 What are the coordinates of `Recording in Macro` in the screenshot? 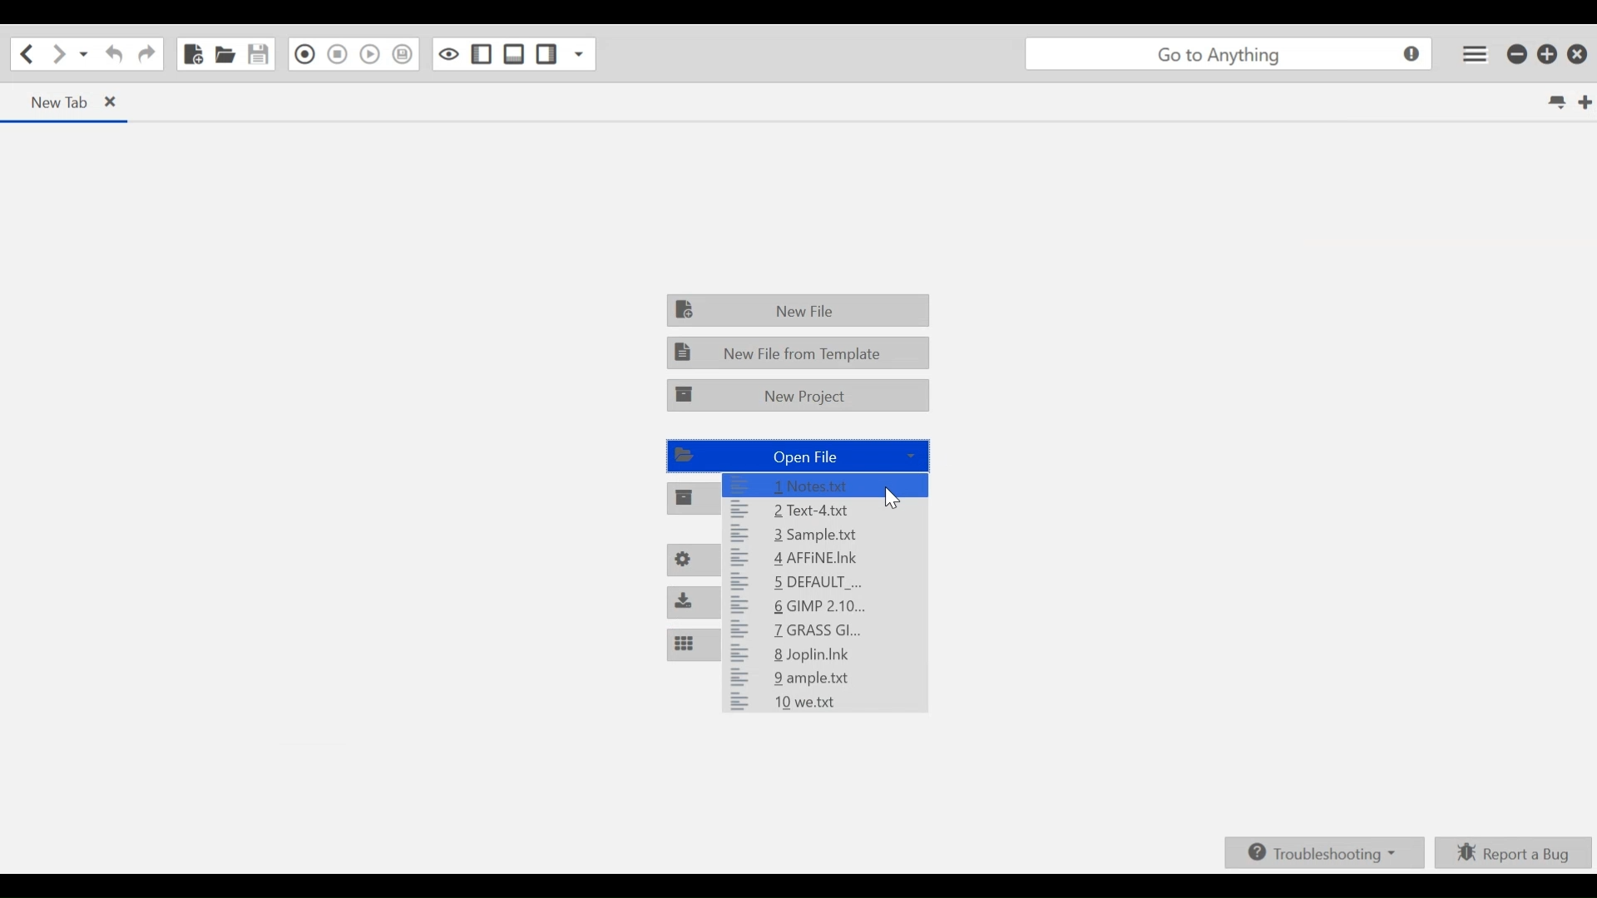 It's located at (303, 55).